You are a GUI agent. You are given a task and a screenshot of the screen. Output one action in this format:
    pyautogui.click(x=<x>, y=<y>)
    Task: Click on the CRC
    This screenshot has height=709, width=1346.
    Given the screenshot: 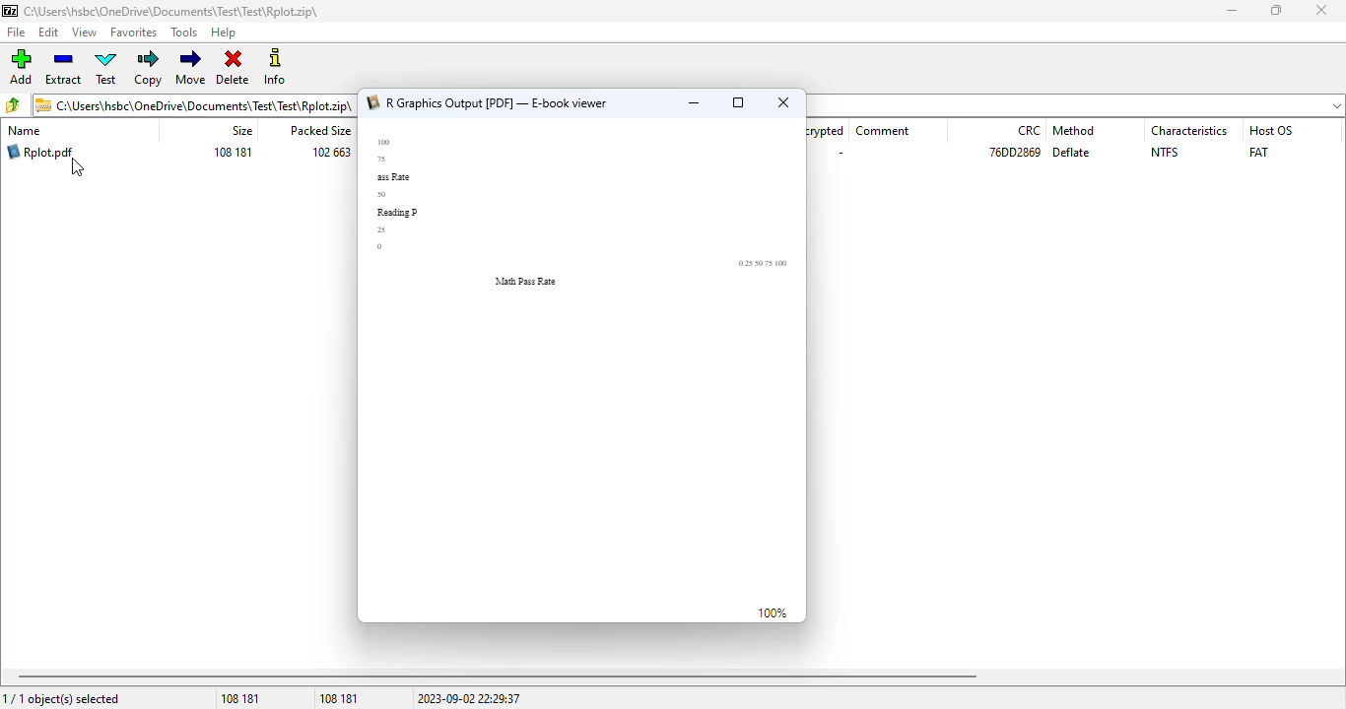 What is the action you would take?
    pyautogui.click(x=1030, y=130)
    